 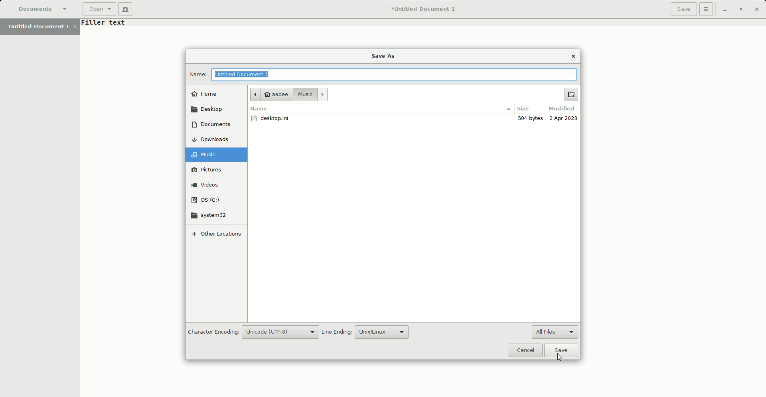 What do you see at coordinates (271, 94) in the screenshot?
I see `Aadee` at bounding box center [271, 94].